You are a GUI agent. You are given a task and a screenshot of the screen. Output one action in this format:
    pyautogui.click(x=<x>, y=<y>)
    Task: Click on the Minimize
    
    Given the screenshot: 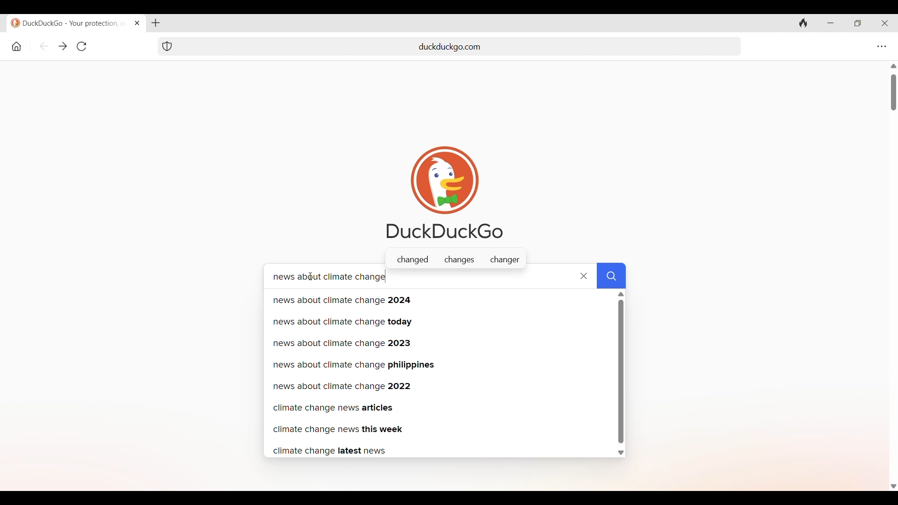 What is the action you would take?
    pyautogui.click(x=830, y=23)
    